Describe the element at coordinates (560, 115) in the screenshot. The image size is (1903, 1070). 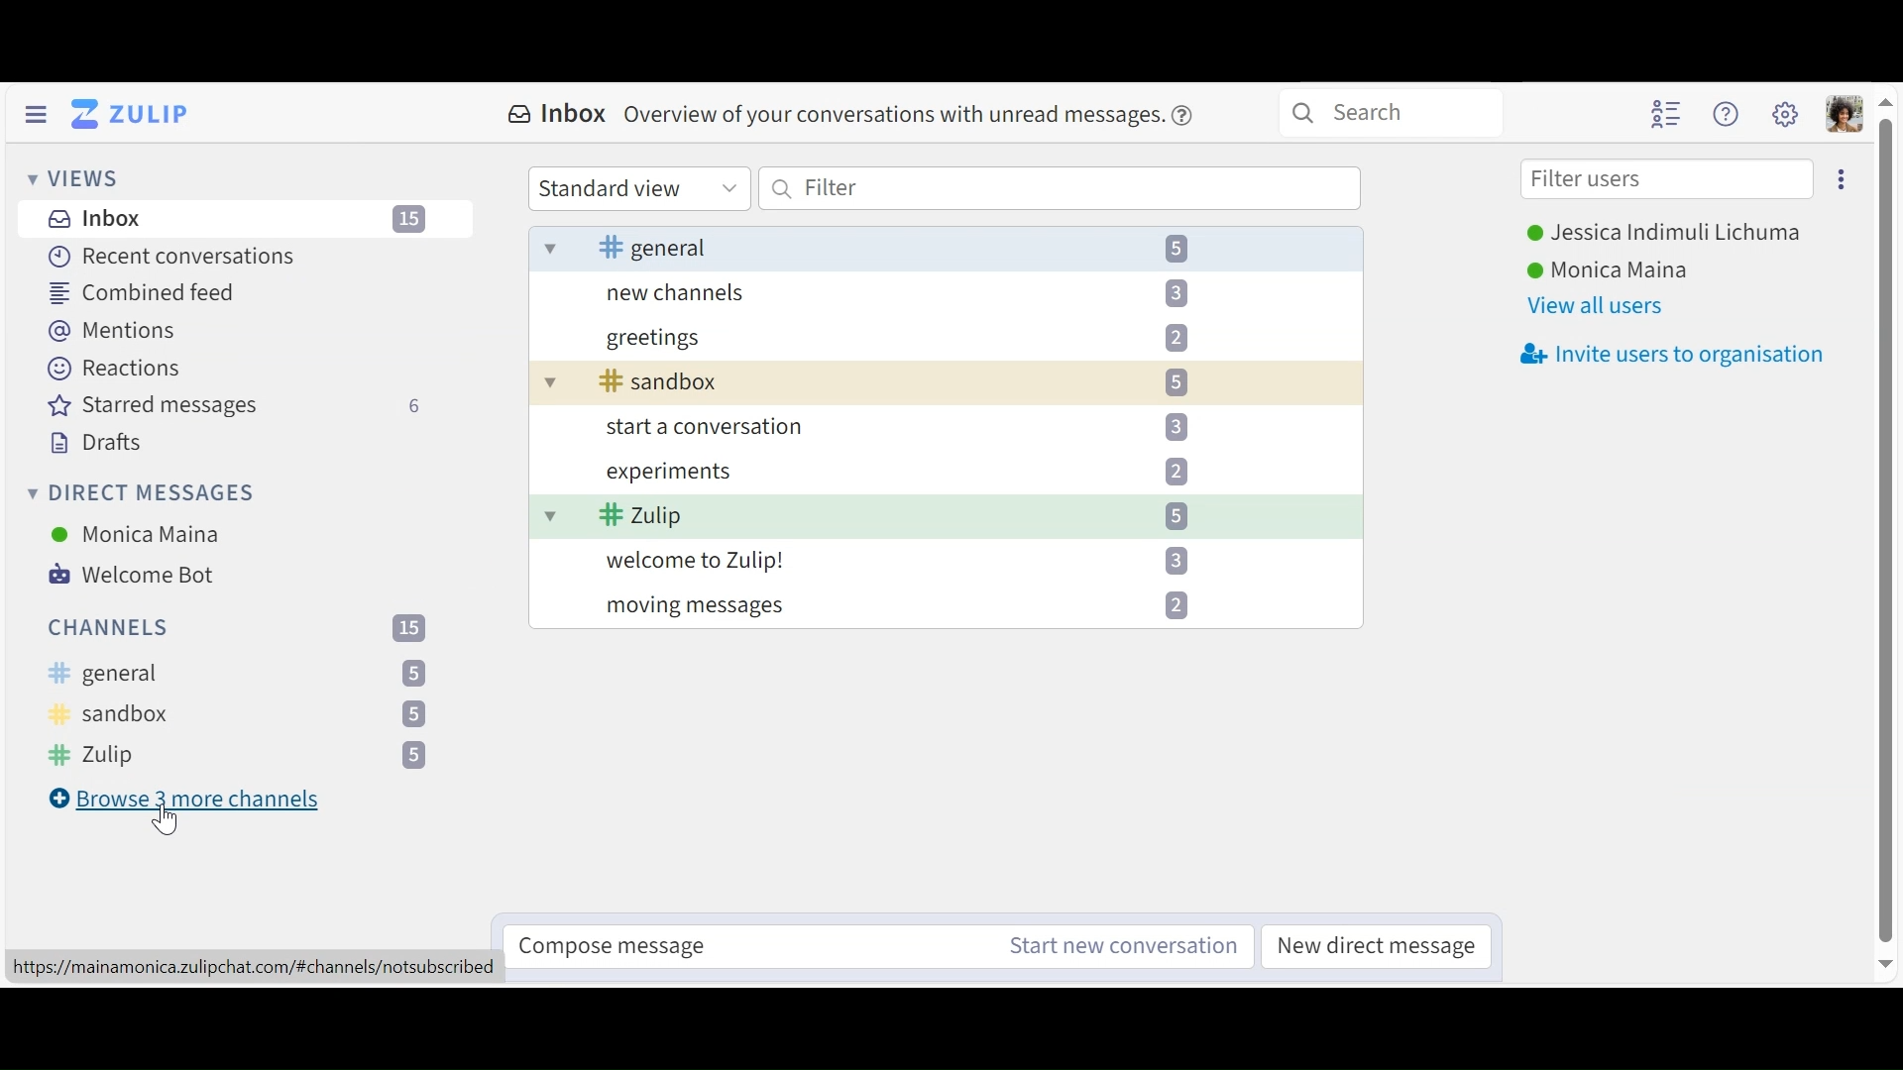
I see `Inbox` at that location.